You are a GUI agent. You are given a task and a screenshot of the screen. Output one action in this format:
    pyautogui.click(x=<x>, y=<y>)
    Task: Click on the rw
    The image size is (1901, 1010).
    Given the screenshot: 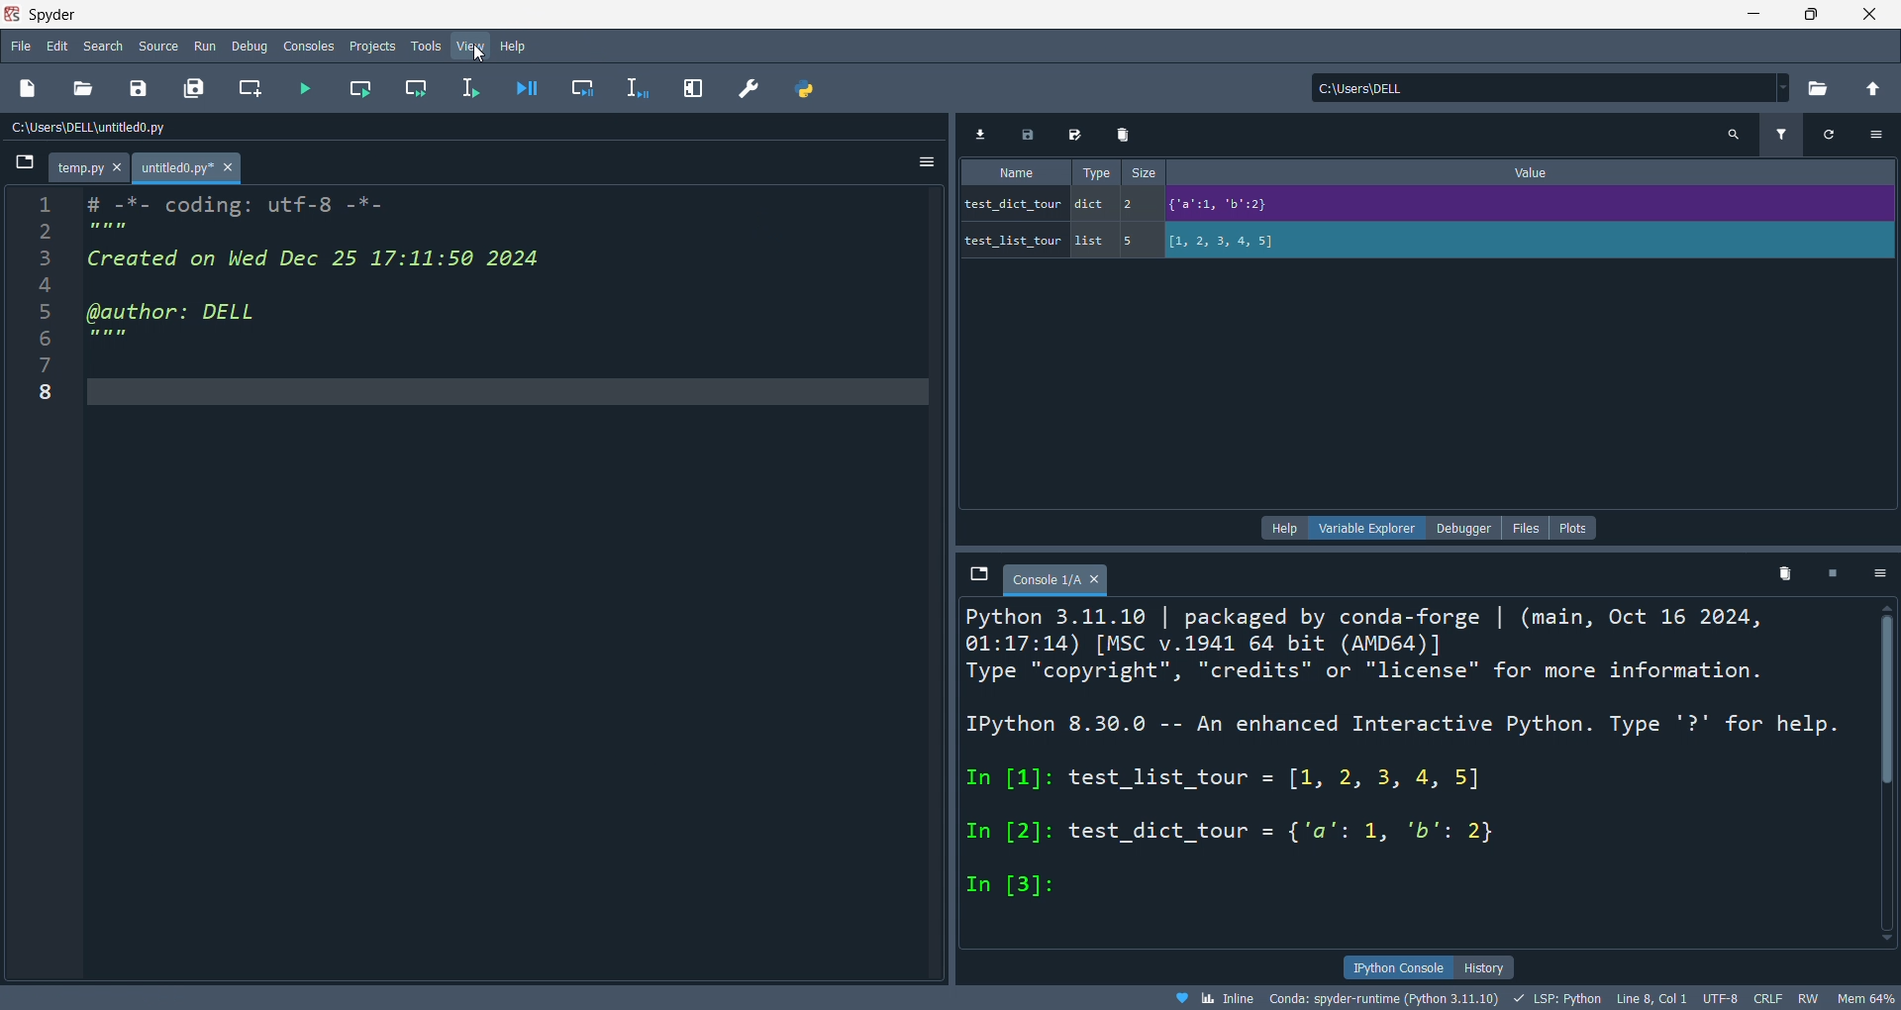 What is the action you would take?
    pyautogui.click(x=1805, y=1000)
    